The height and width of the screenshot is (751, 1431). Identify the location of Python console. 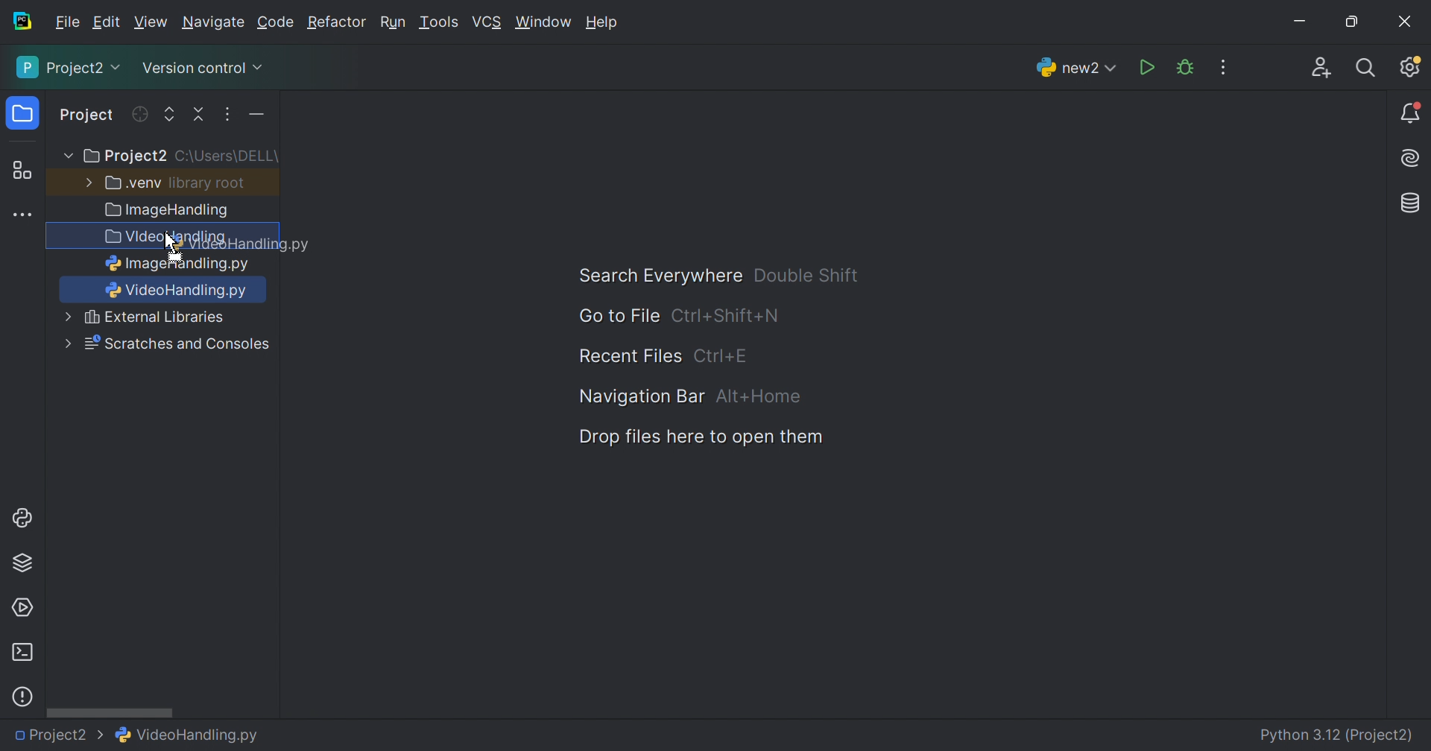
(25, 518).